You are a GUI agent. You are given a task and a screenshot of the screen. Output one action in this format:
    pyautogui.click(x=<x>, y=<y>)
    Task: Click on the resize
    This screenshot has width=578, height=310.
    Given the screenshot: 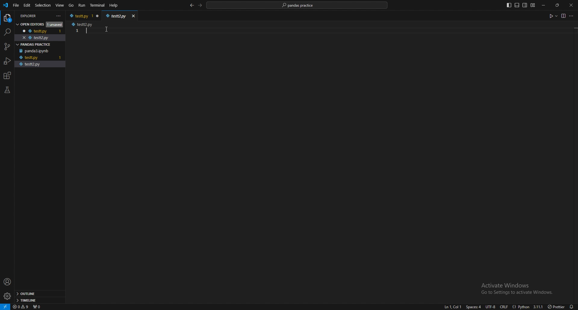 What is the action you would take?
    pyautogui.click(x=558, y=5)
    